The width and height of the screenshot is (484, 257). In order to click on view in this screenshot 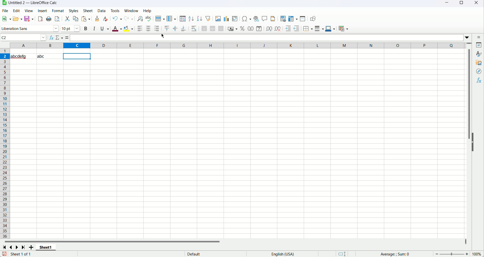, I will do `click(29, 10)`.